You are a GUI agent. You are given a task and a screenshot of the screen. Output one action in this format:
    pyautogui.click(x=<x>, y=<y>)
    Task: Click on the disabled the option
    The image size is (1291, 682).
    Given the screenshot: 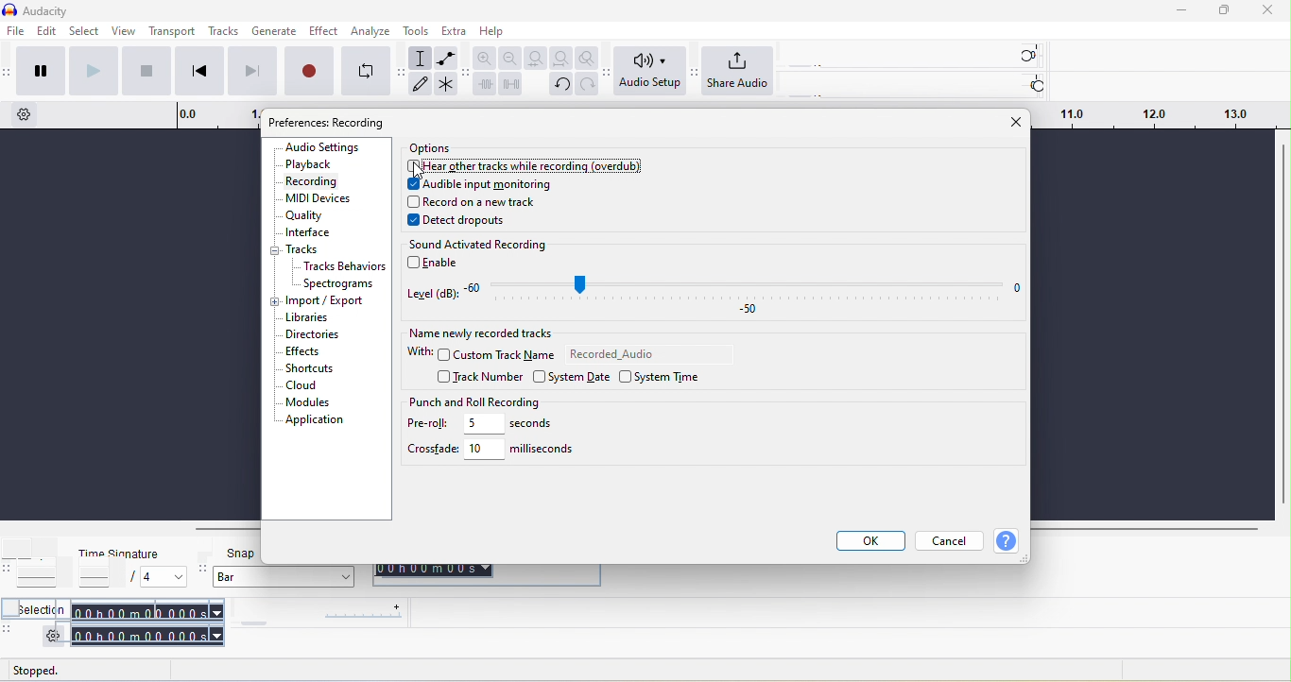 What is the action you would take?
    pyautogui.click(x=530, y=165)
    